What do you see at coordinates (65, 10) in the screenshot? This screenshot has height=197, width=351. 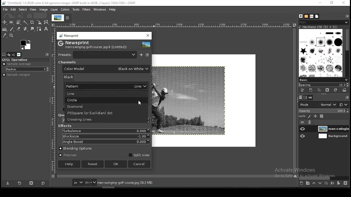 I see `colors` at bounding box center [65, 10].